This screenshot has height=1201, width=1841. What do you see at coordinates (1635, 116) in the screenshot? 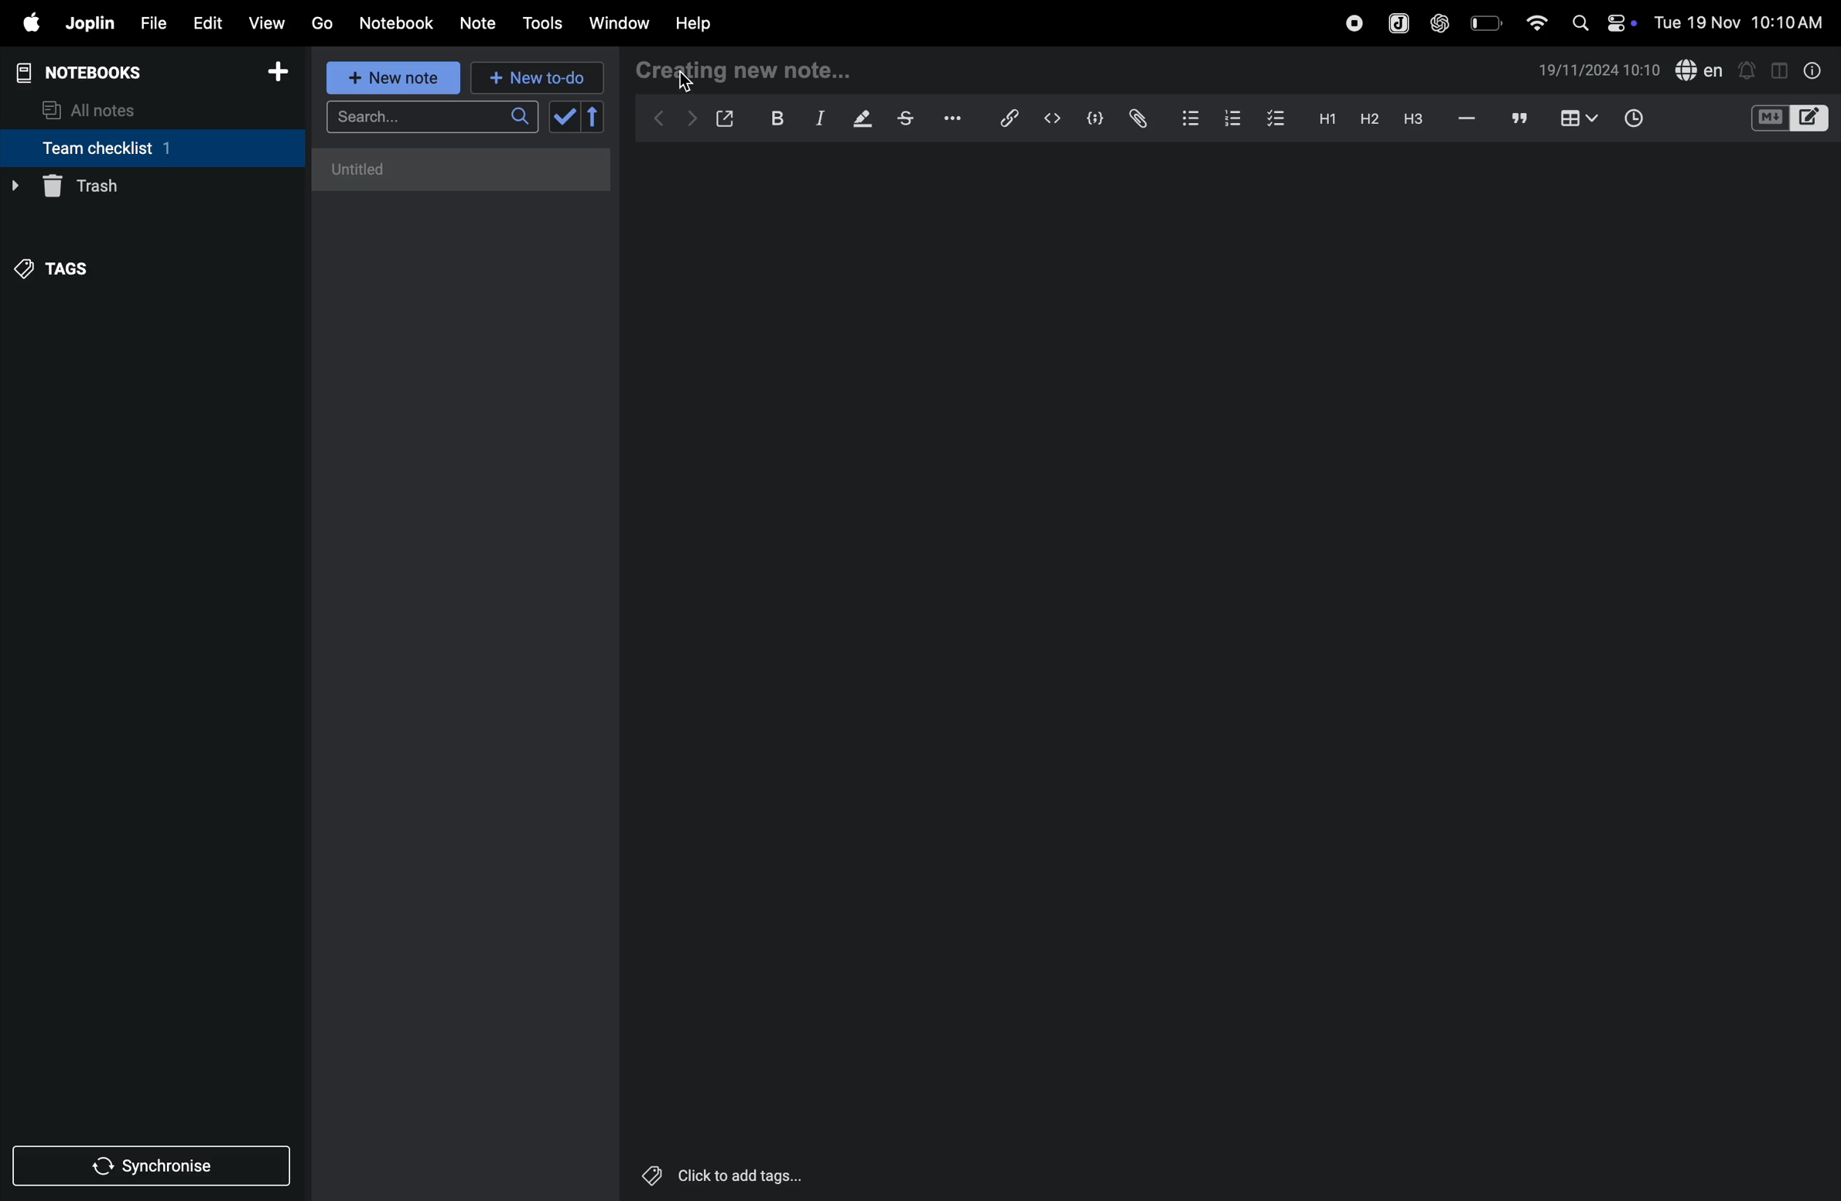
I see `time` at bounding box center [1635, 116].